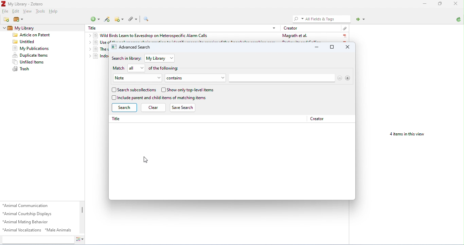 The image size is (464, 245). What do you see at coordinates (54, 12) in the screenshot?
I see `help` at bounding box center [54, 12].